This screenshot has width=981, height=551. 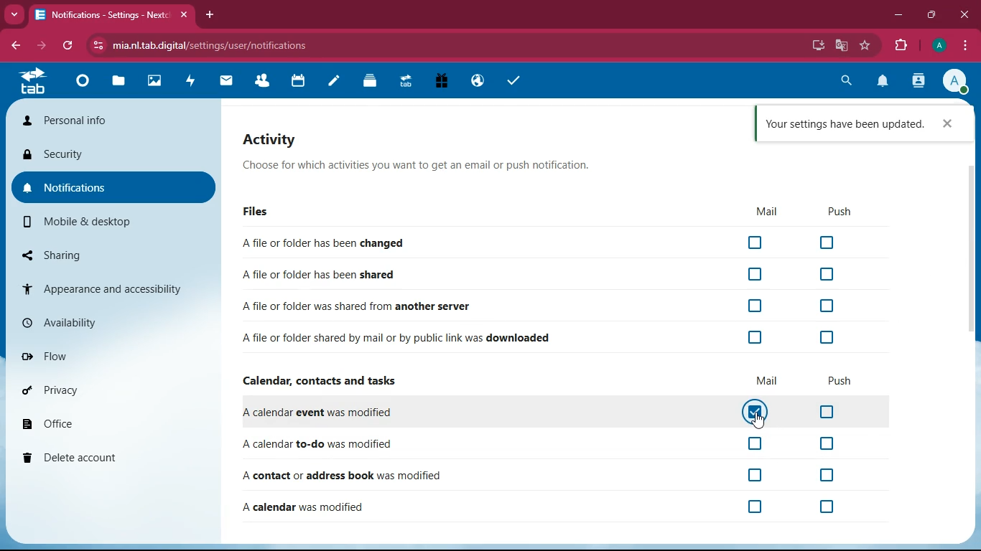 I want to click on A file or folder has been shared, so click(x=543, y=275).